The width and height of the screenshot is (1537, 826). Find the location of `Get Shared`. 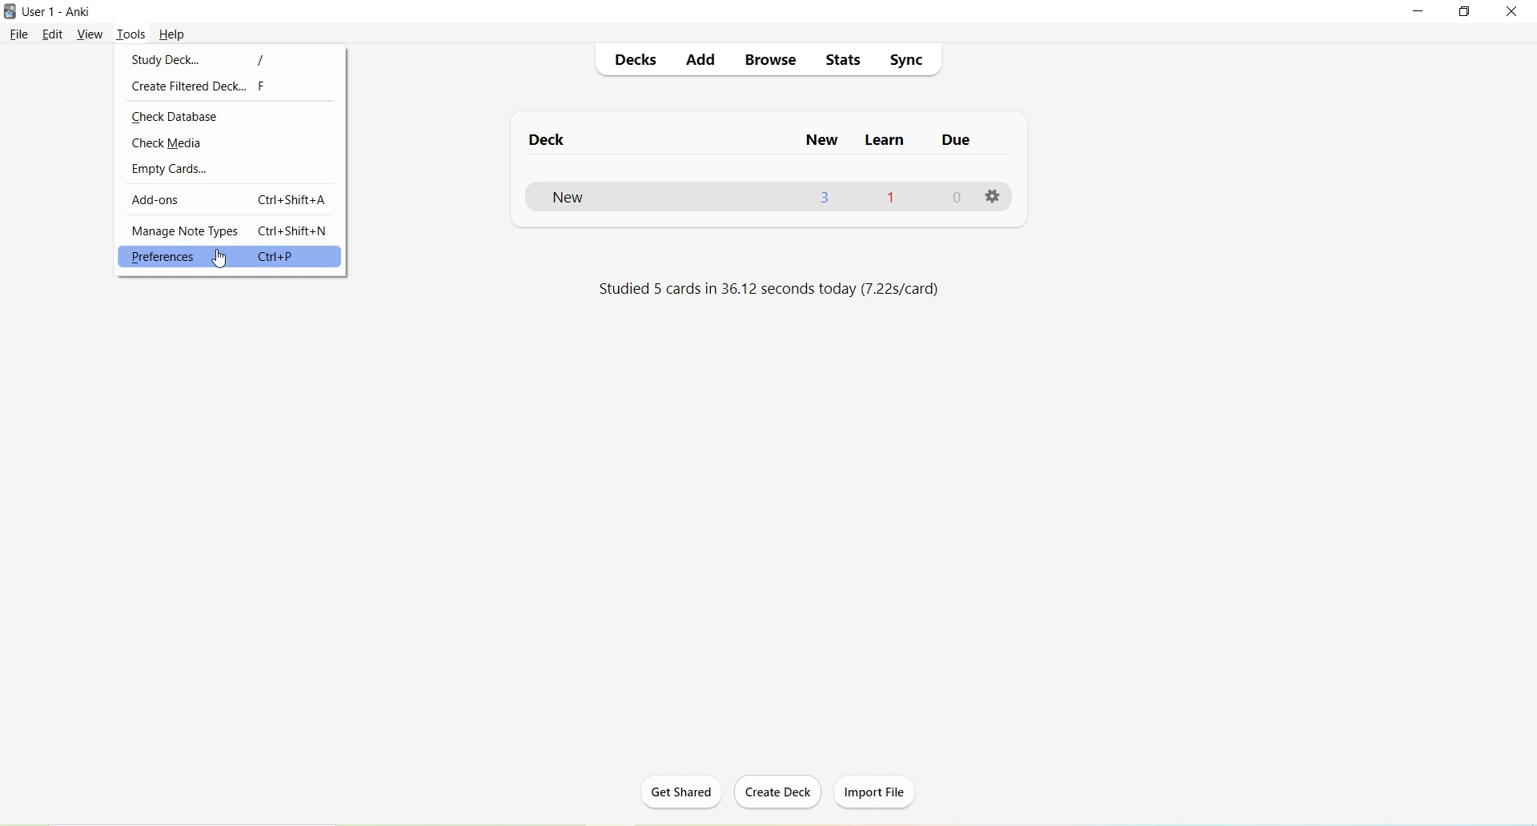

Get Shared is located at coordinates (688, 794).